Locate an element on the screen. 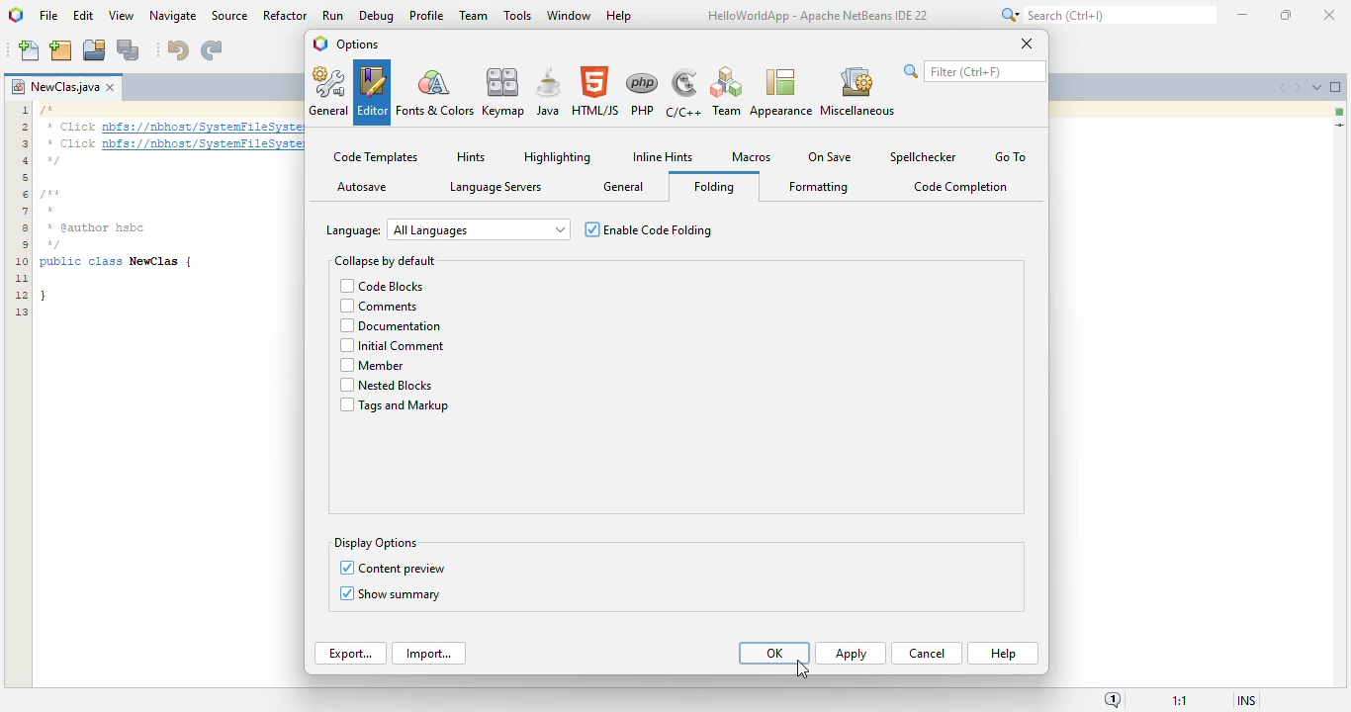  initial comment is located at coordinates (393, 348).